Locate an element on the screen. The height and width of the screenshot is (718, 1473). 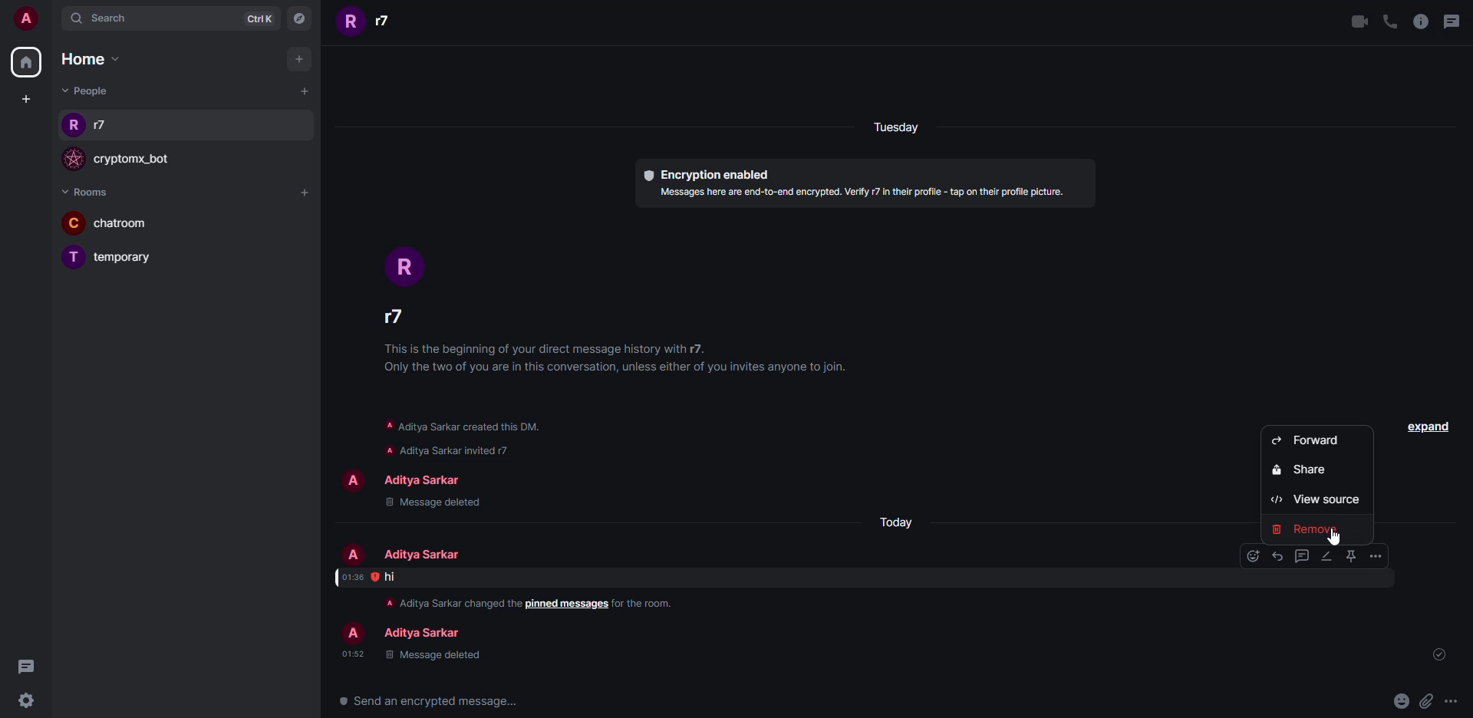
people is located at coordinates (106, 126).